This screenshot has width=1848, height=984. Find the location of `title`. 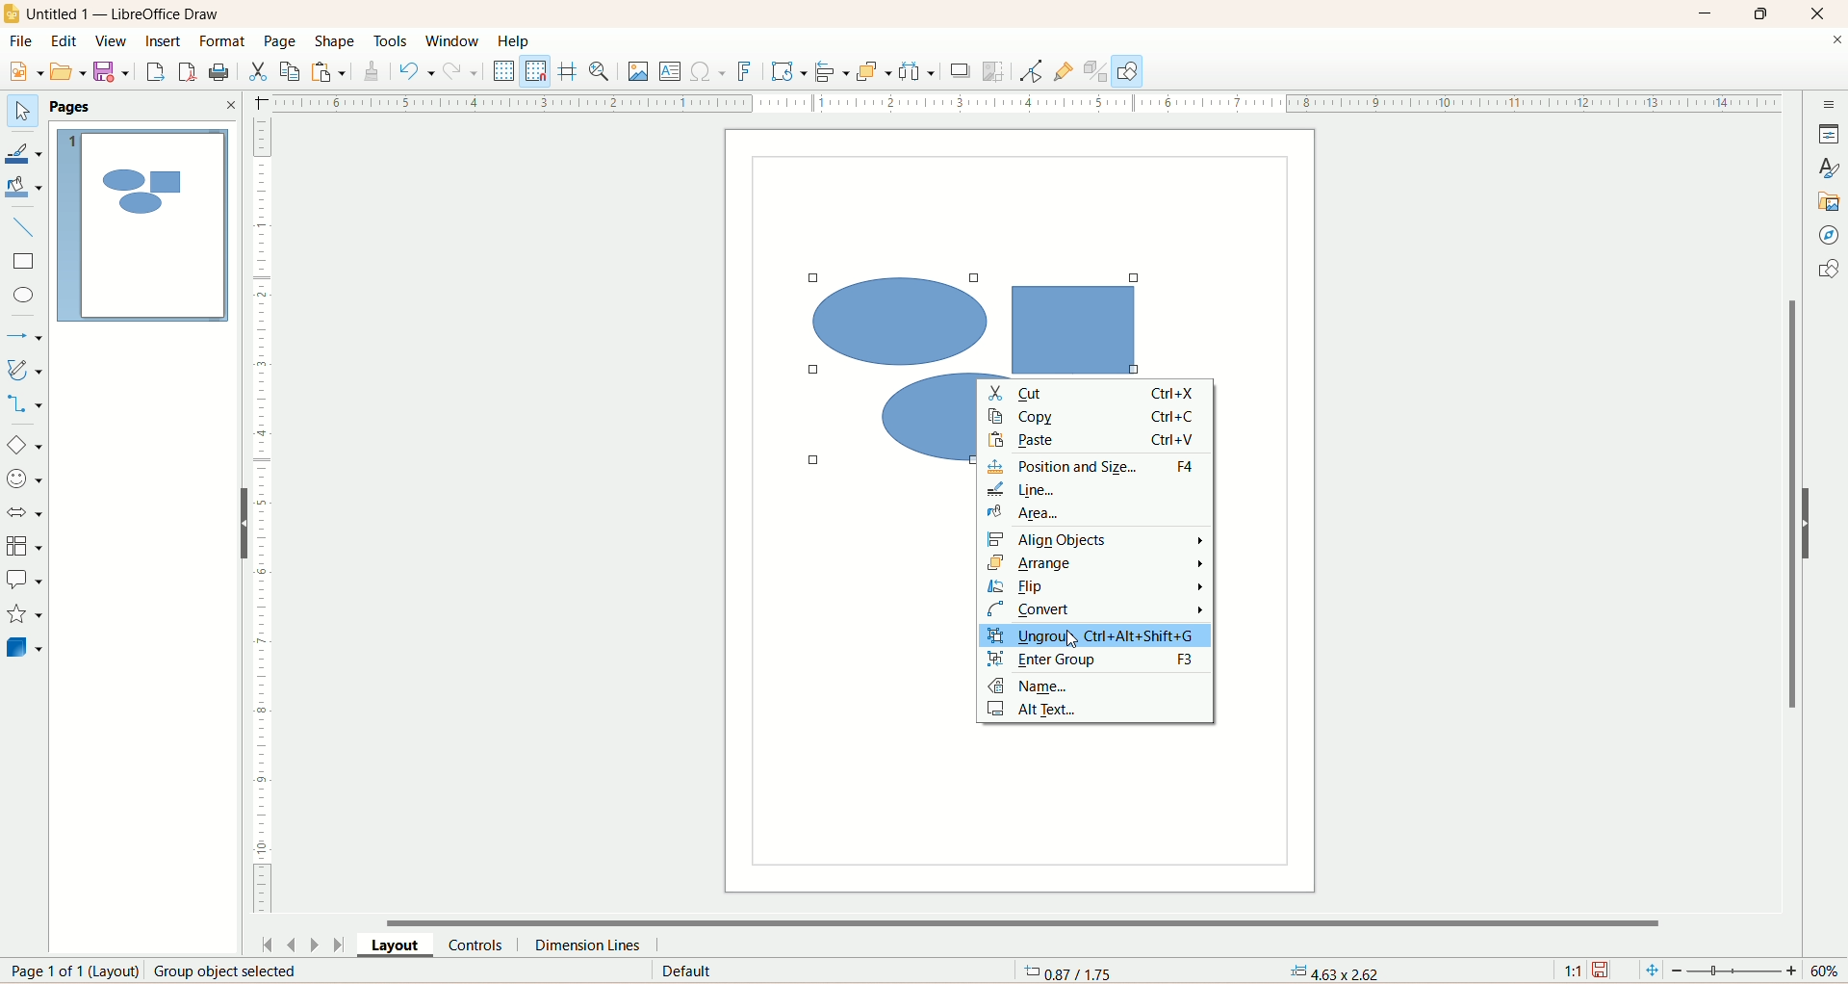

title is located at coordinates (135, 17).